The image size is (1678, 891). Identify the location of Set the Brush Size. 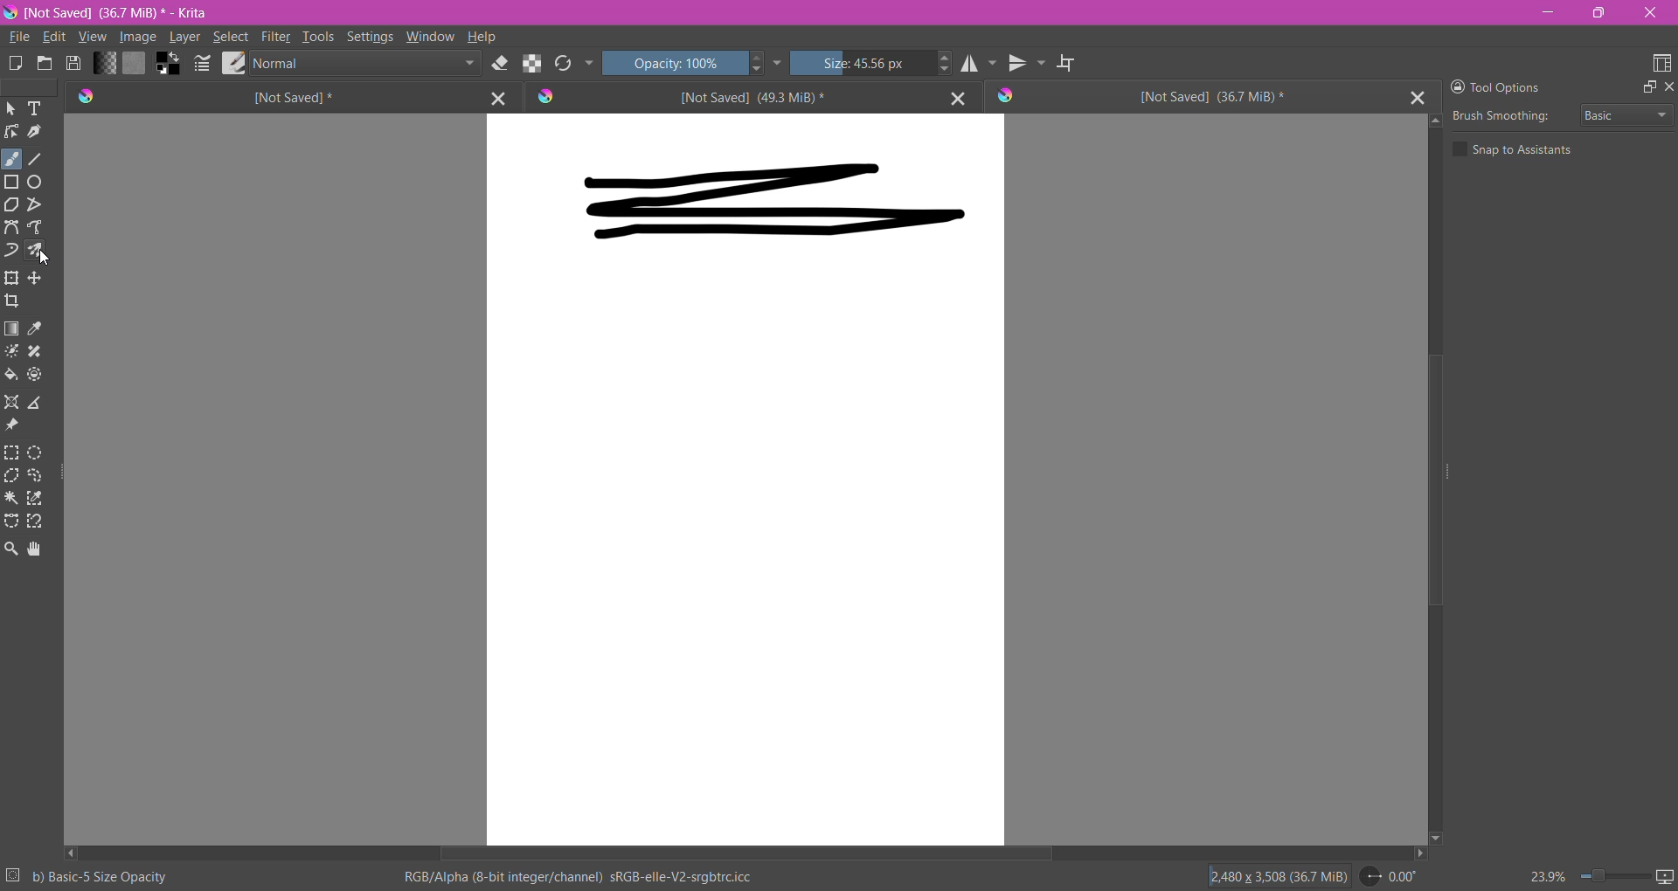
(861, 64).